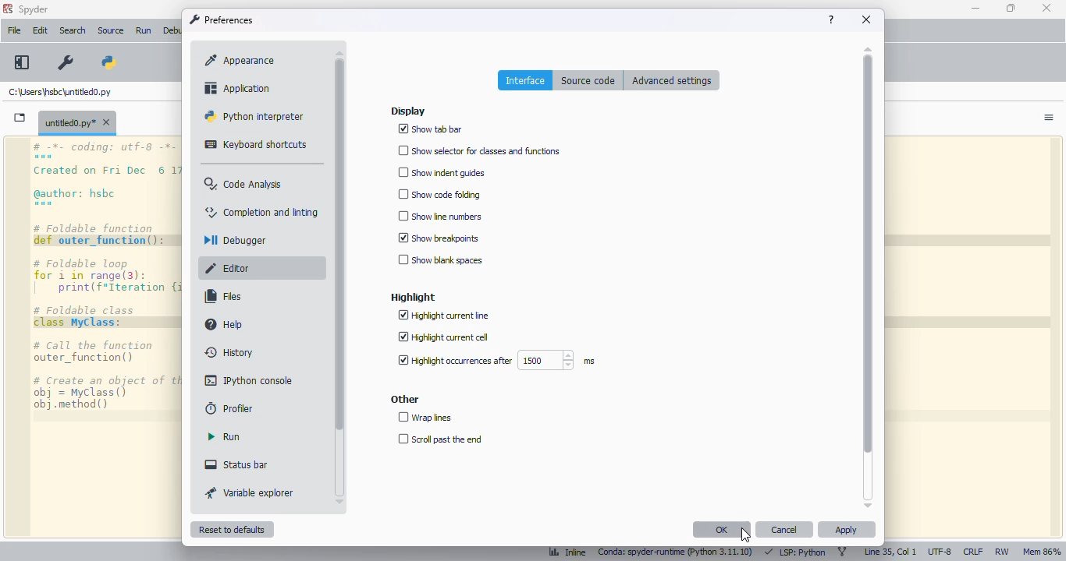  What do you see at coordinates (1011, 8) in the screenshot?
I see `maximize` at bounding box center [1011, 8].